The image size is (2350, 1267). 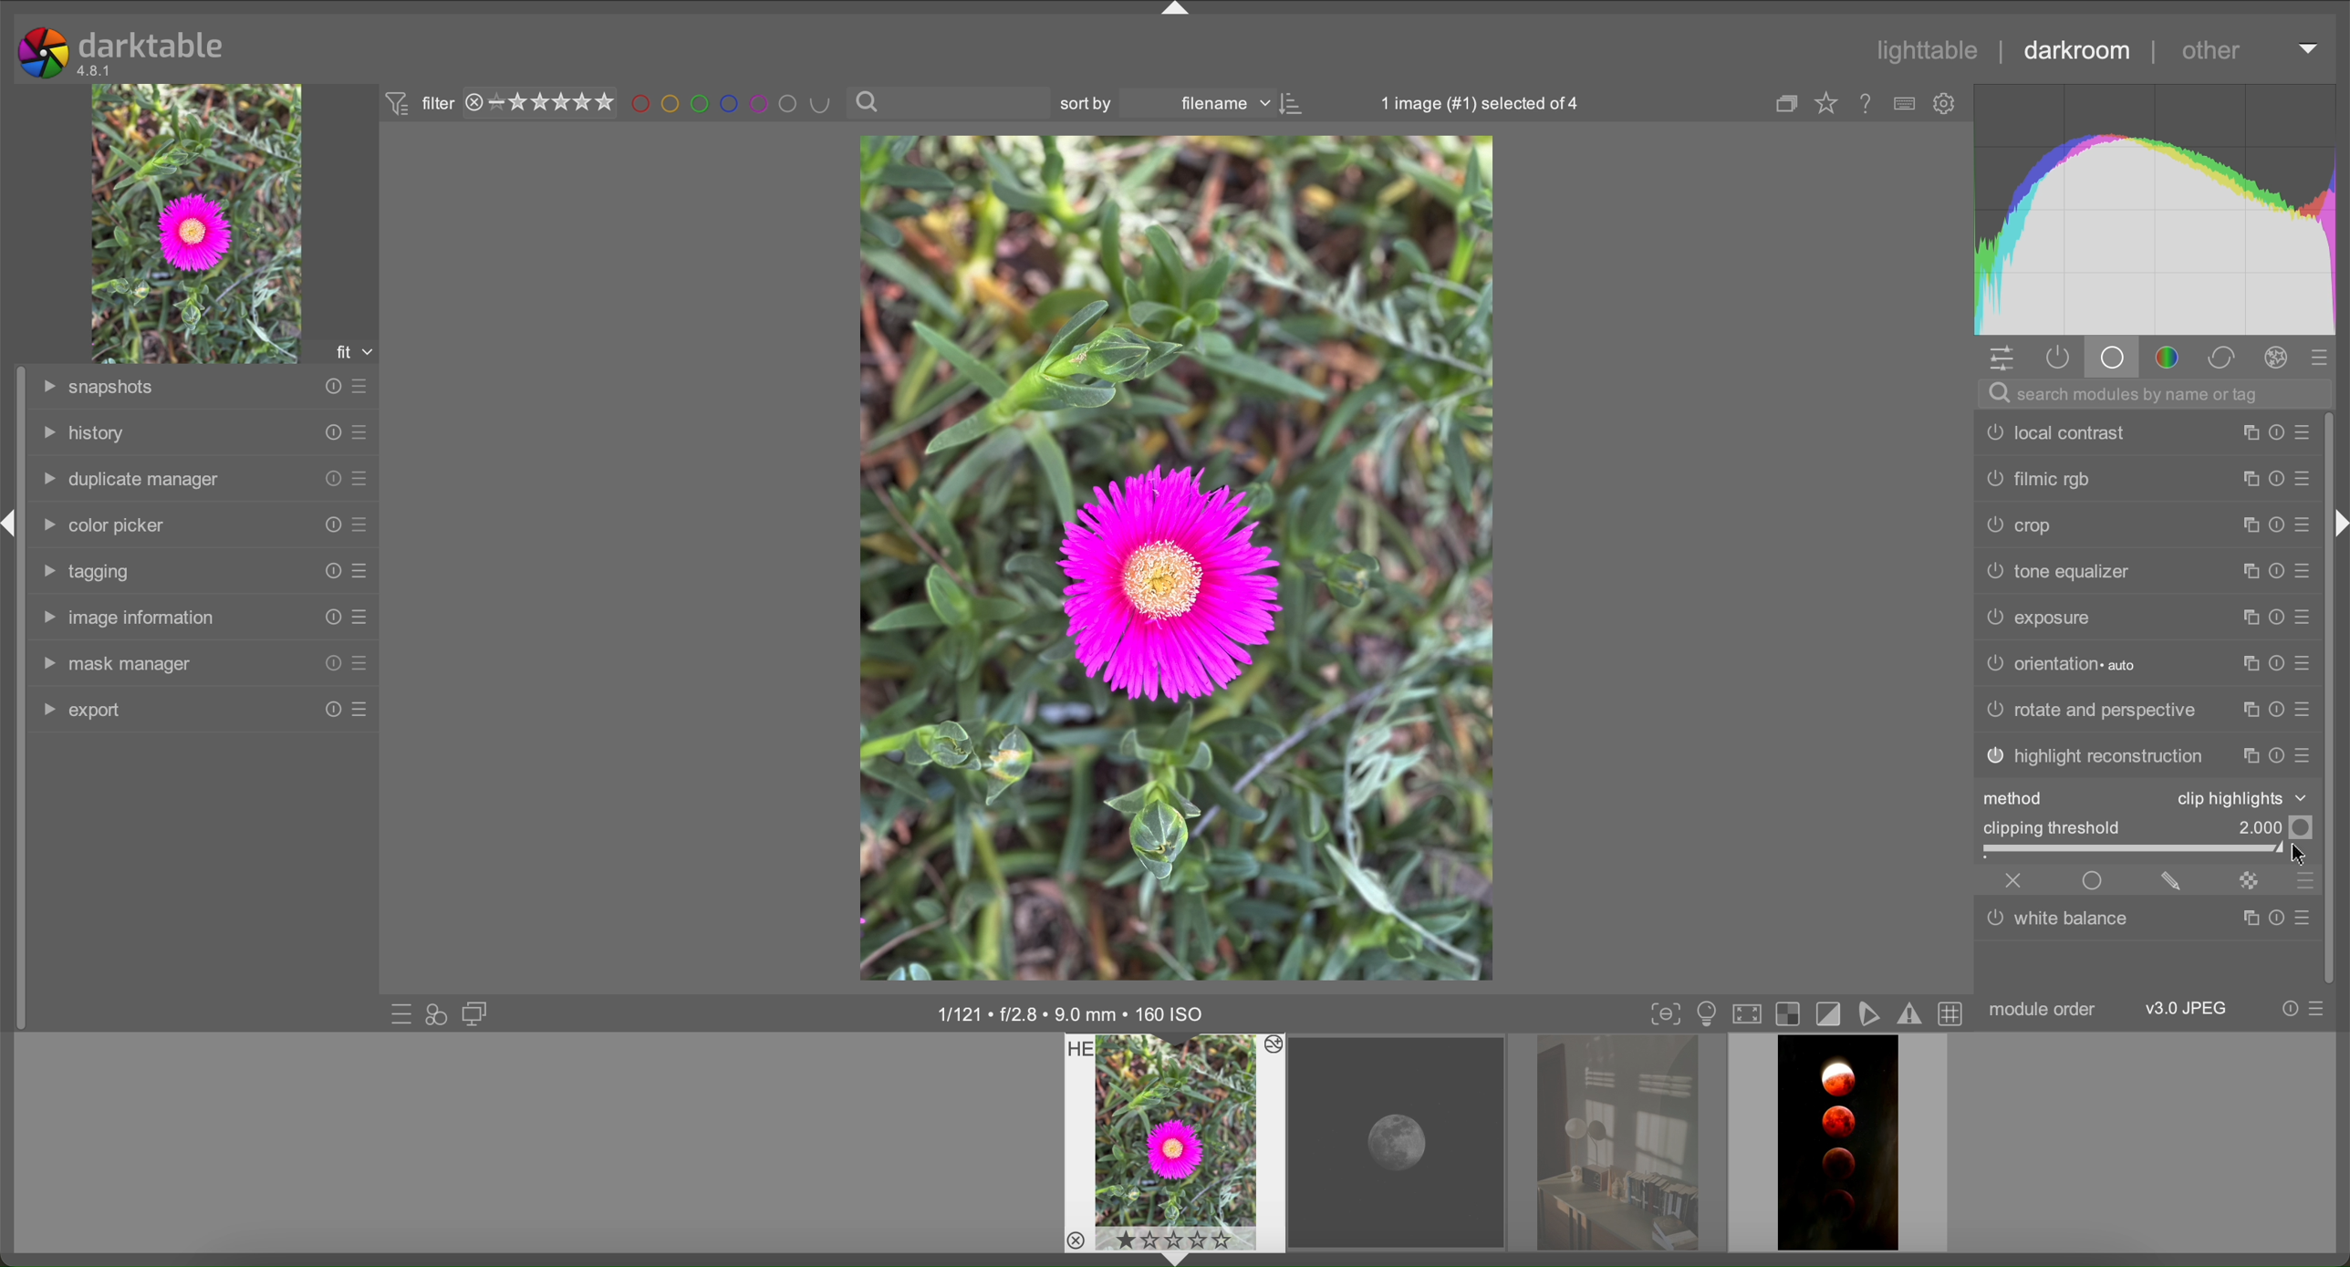 I want to click on JPEG, so click(x=2189, y=1008).